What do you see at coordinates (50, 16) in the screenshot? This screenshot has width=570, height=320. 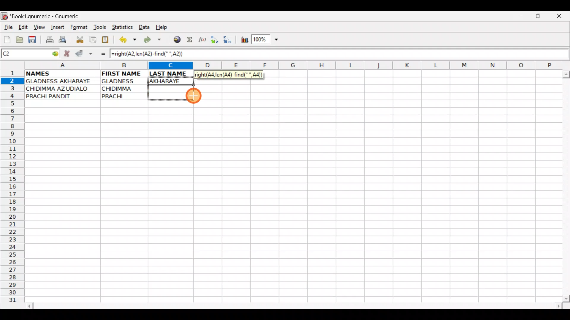 I see `*Book1.gnumeric - Gnumeric` at bounding box center [50, 16].